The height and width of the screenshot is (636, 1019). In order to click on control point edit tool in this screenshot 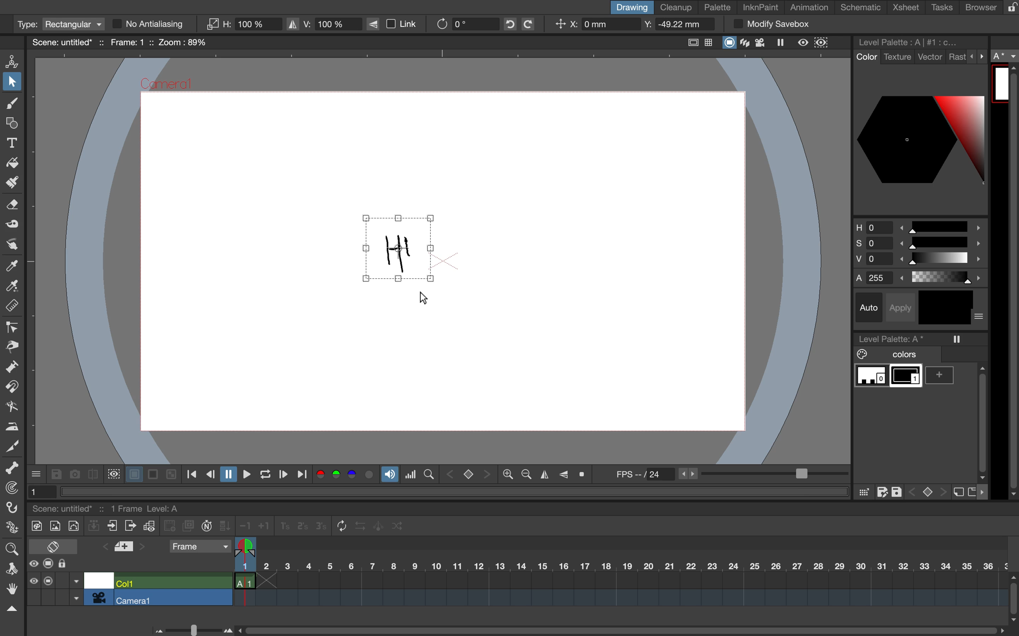, I will do `click(13, 327)`.